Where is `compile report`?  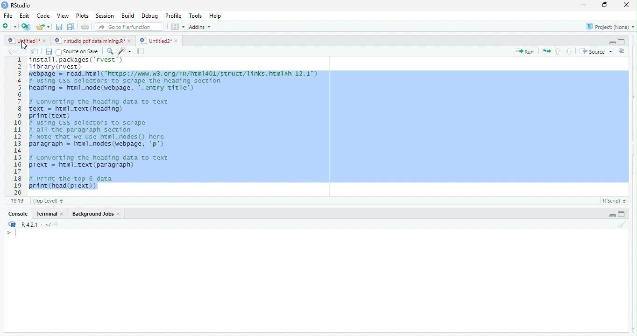
compile report is located at coordinates (142, 52).